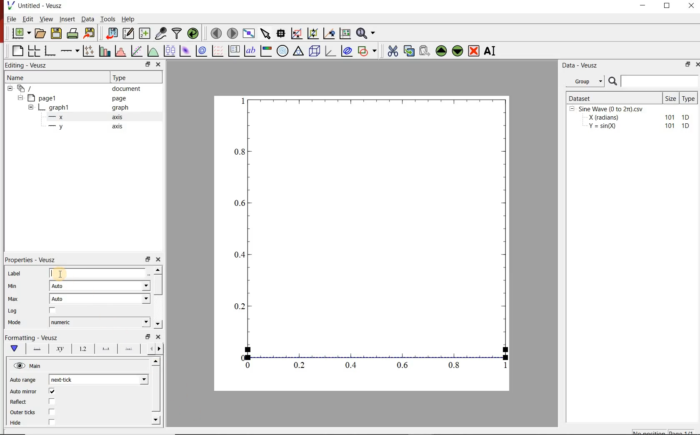 This screenshot has width=700, height=435. I want to click on hit a function, so click(137, 51).